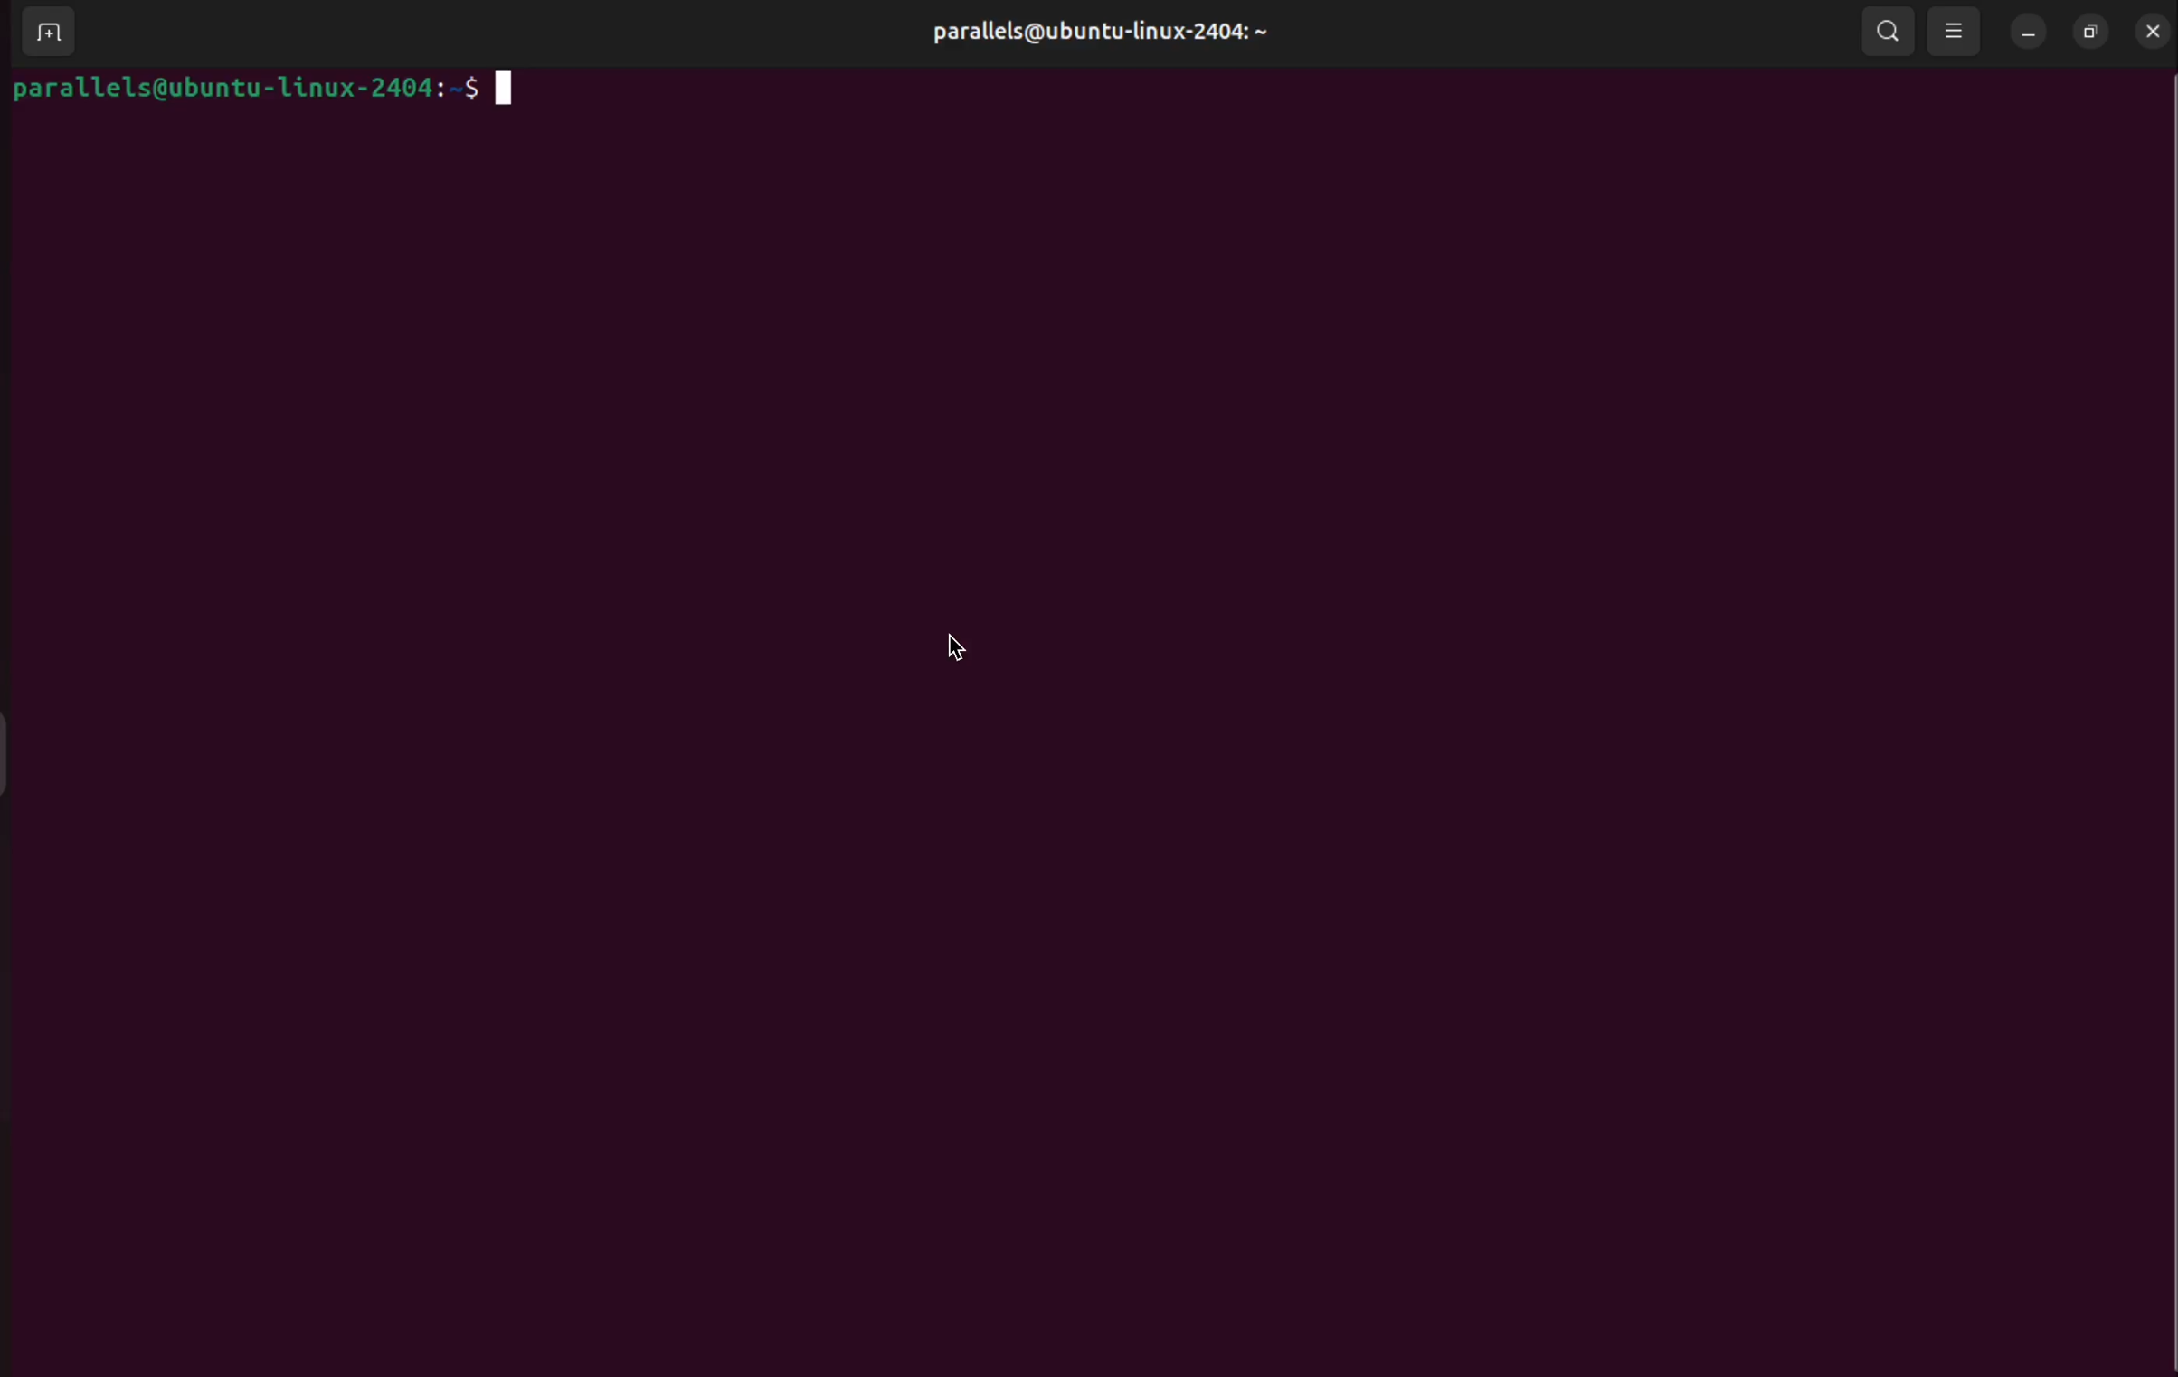 This screenshot has width=2178, height=1377. What do you see at coordinates (2030, 34) in the screenshot?
I see `minimize` at bounding box center [2030, 34].